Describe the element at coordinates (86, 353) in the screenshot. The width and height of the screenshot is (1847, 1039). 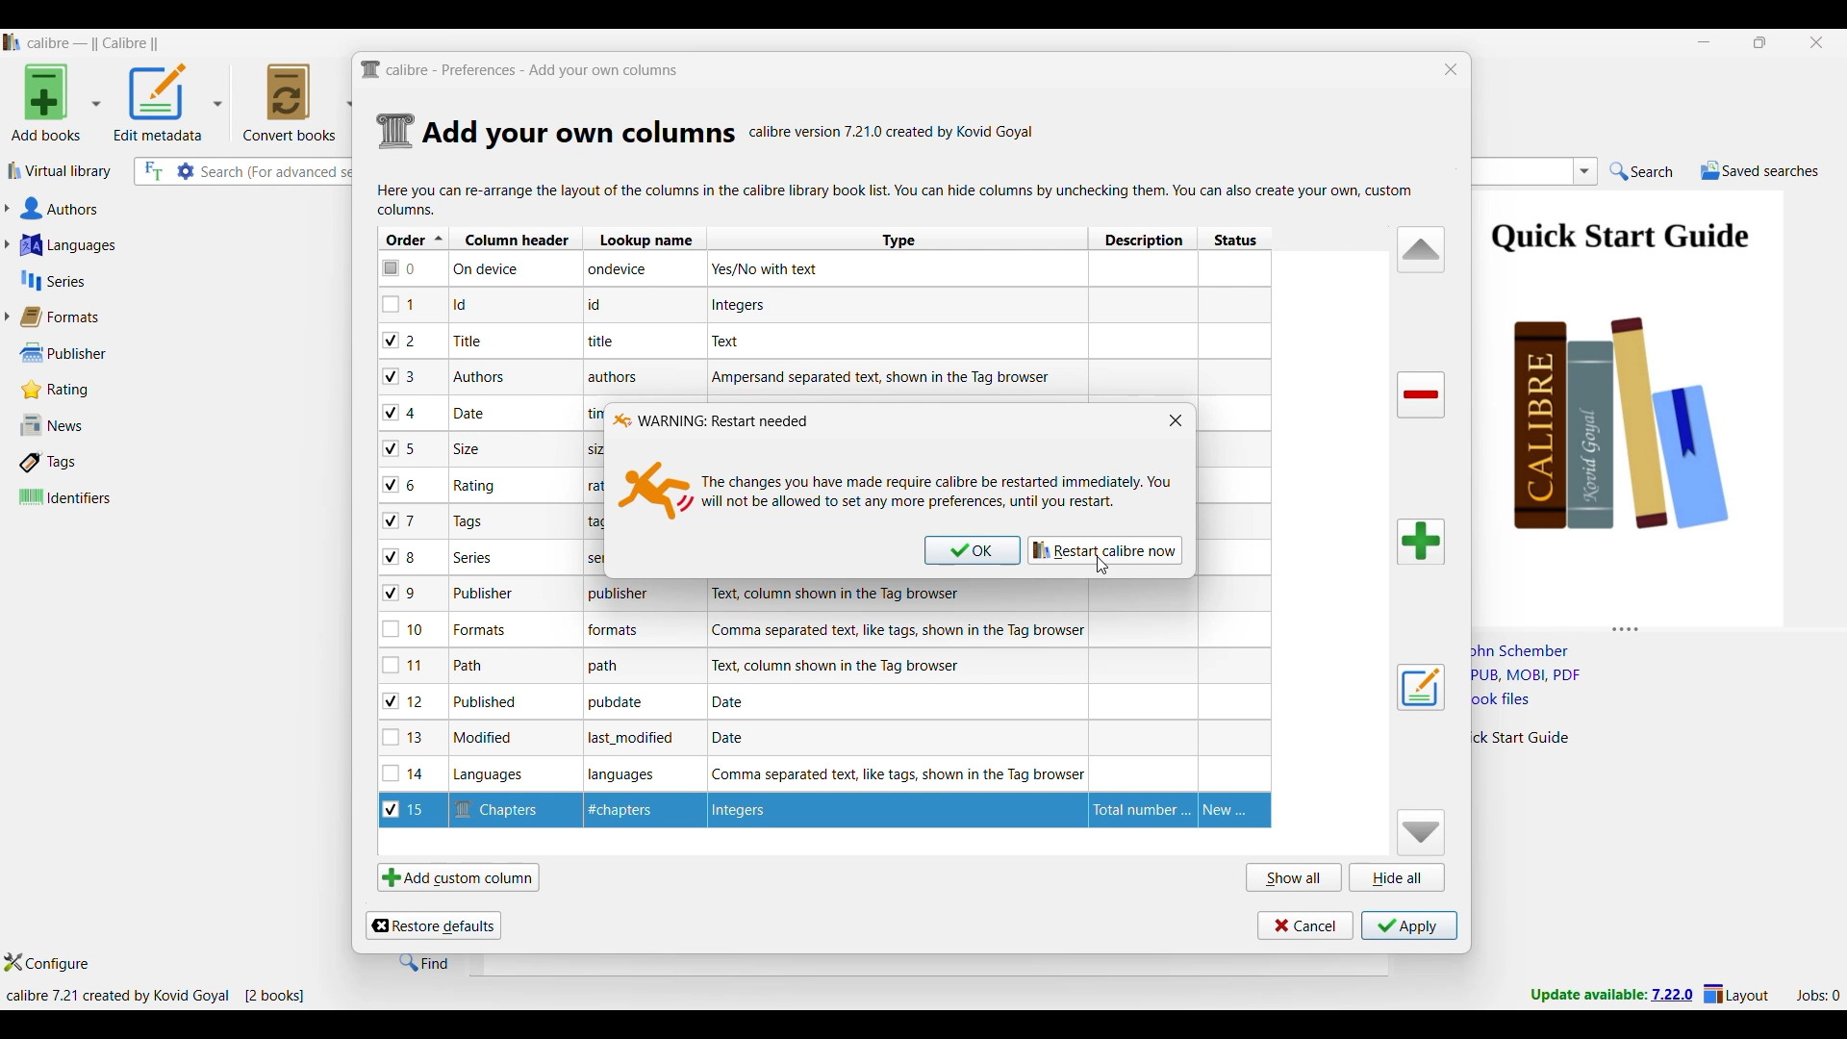
I see `Publisher` at that location.